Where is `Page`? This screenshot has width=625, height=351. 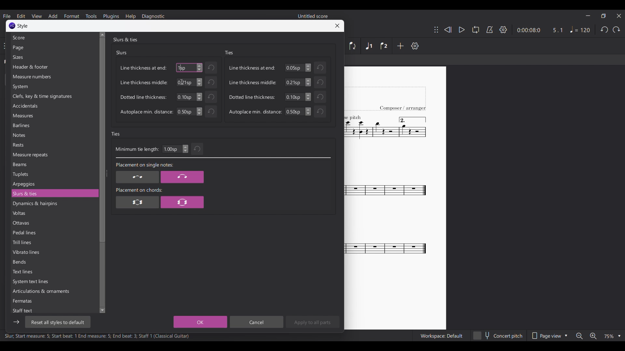
Page is located at coordinates (53, 48).